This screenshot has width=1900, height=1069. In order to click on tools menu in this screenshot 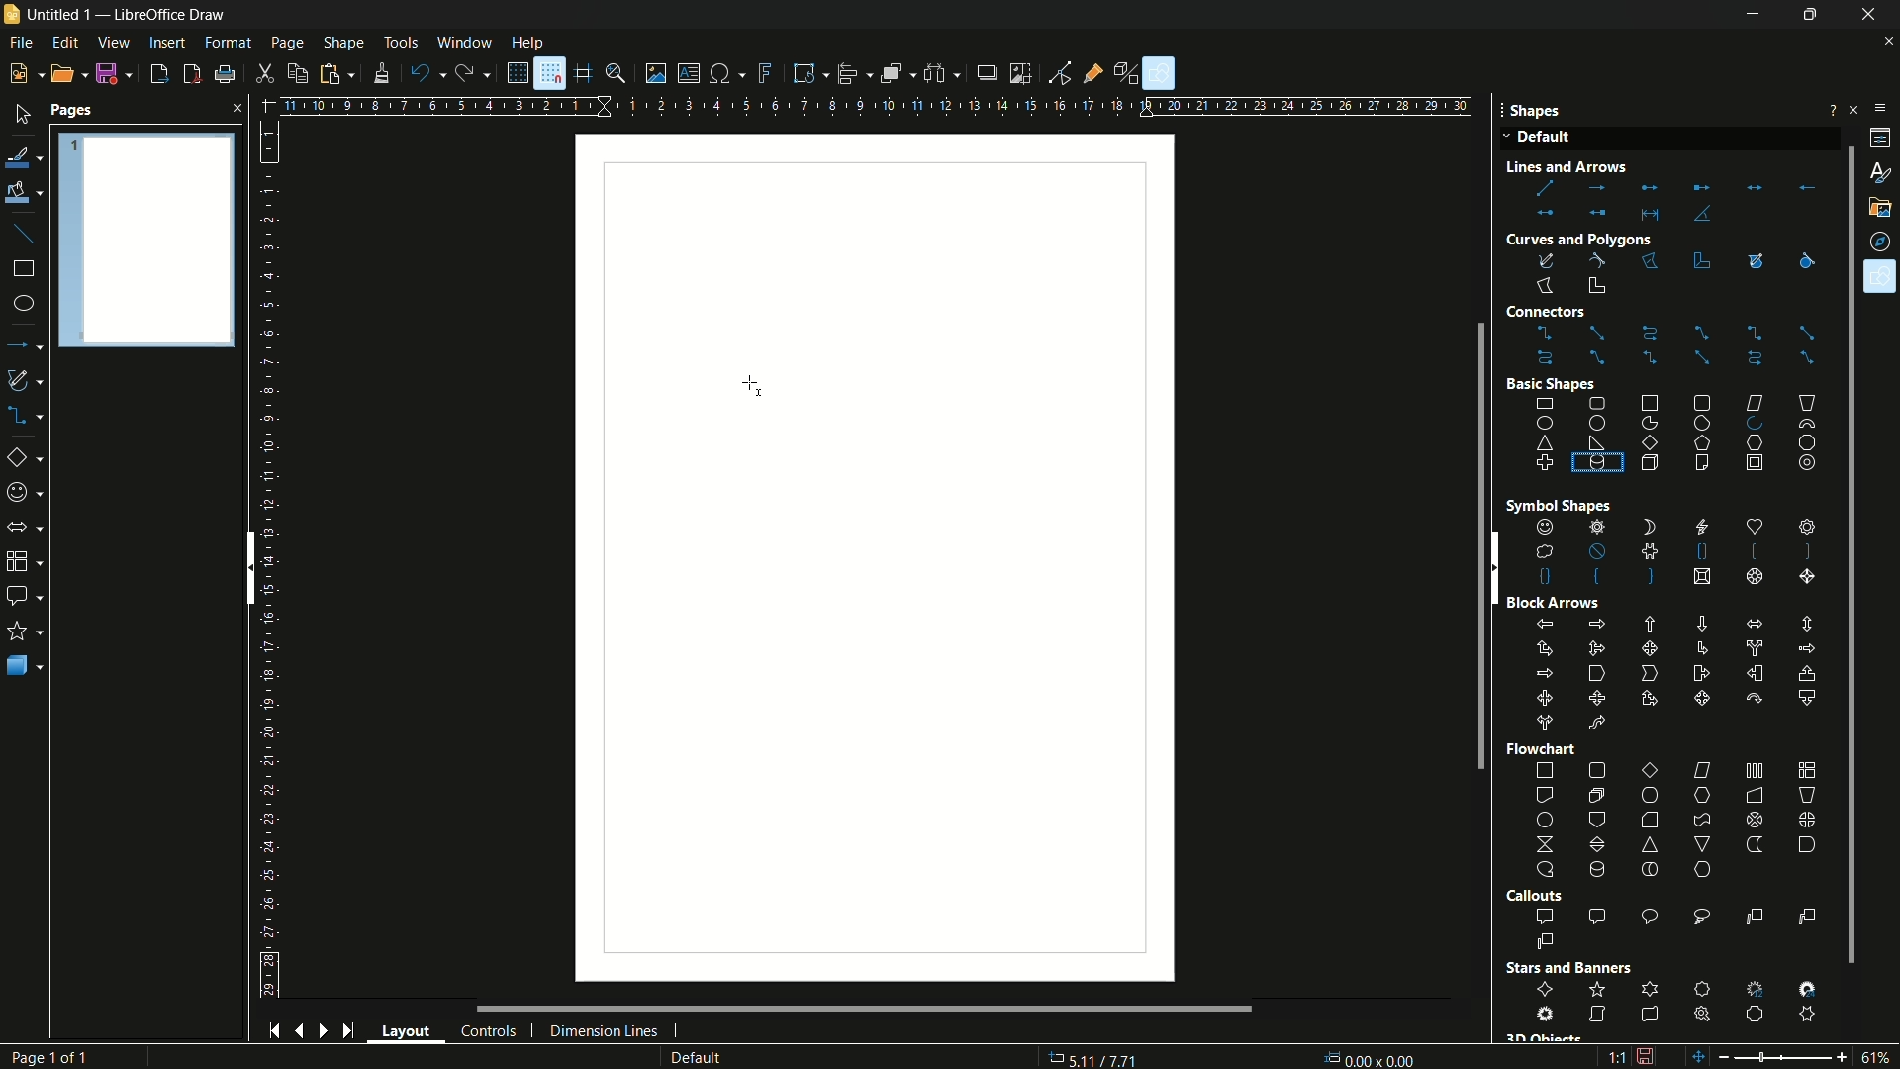, I will do `click(401, 43)`.